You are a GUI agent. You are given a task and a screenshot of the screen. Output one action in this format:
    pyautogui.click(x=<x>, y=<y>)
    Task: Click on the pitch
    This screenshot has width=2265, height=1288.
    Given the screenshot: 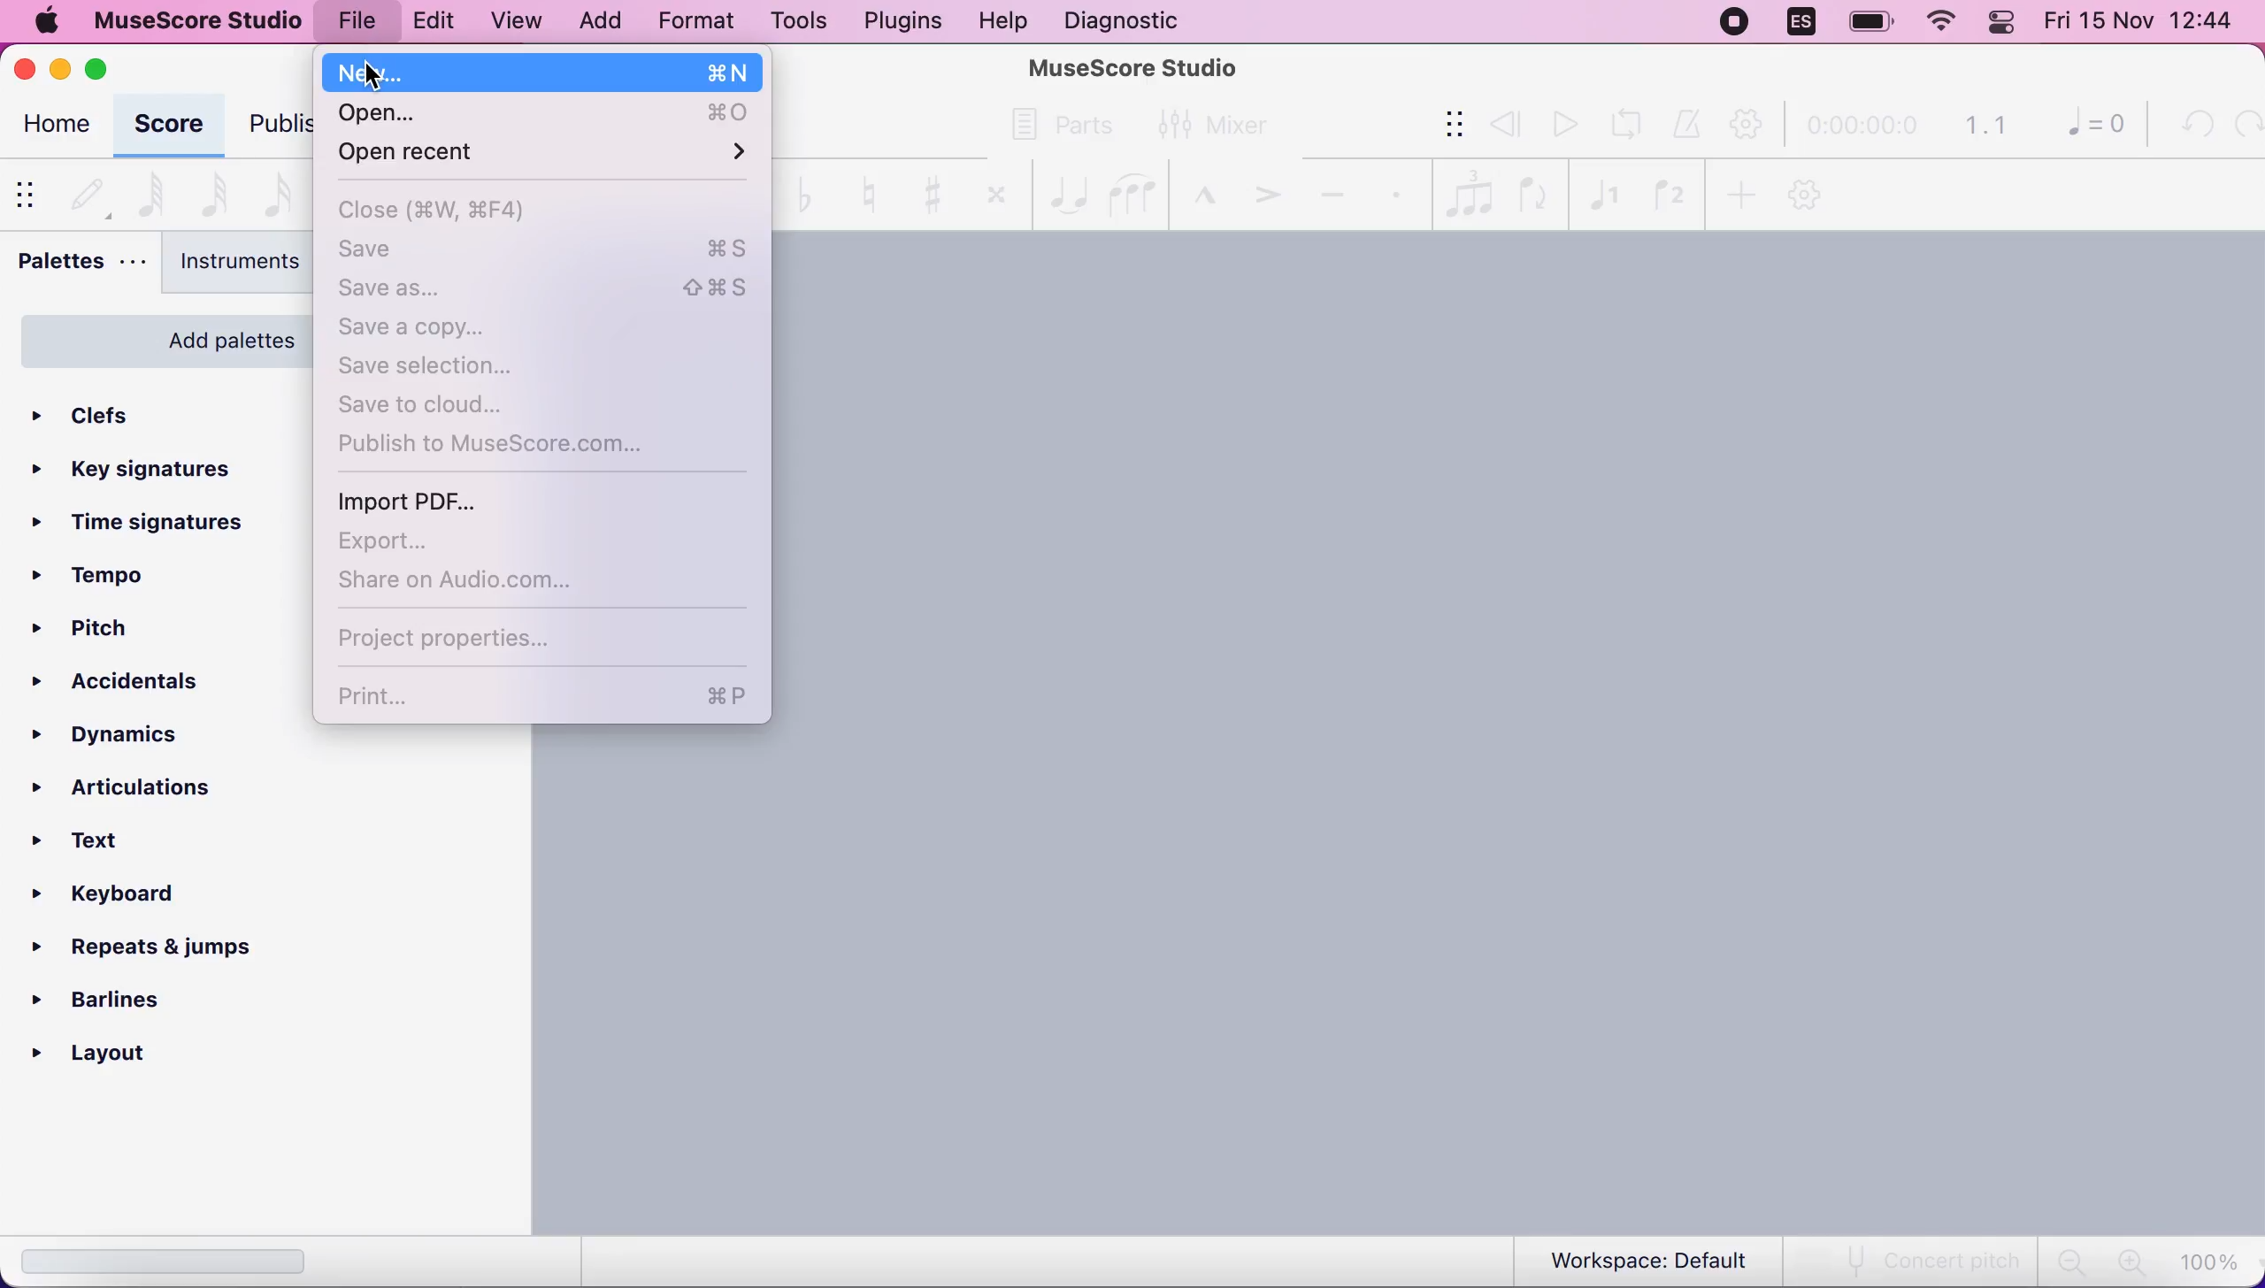 What is the action you would take?
    pyautogui.click(x=92, y=632)
    